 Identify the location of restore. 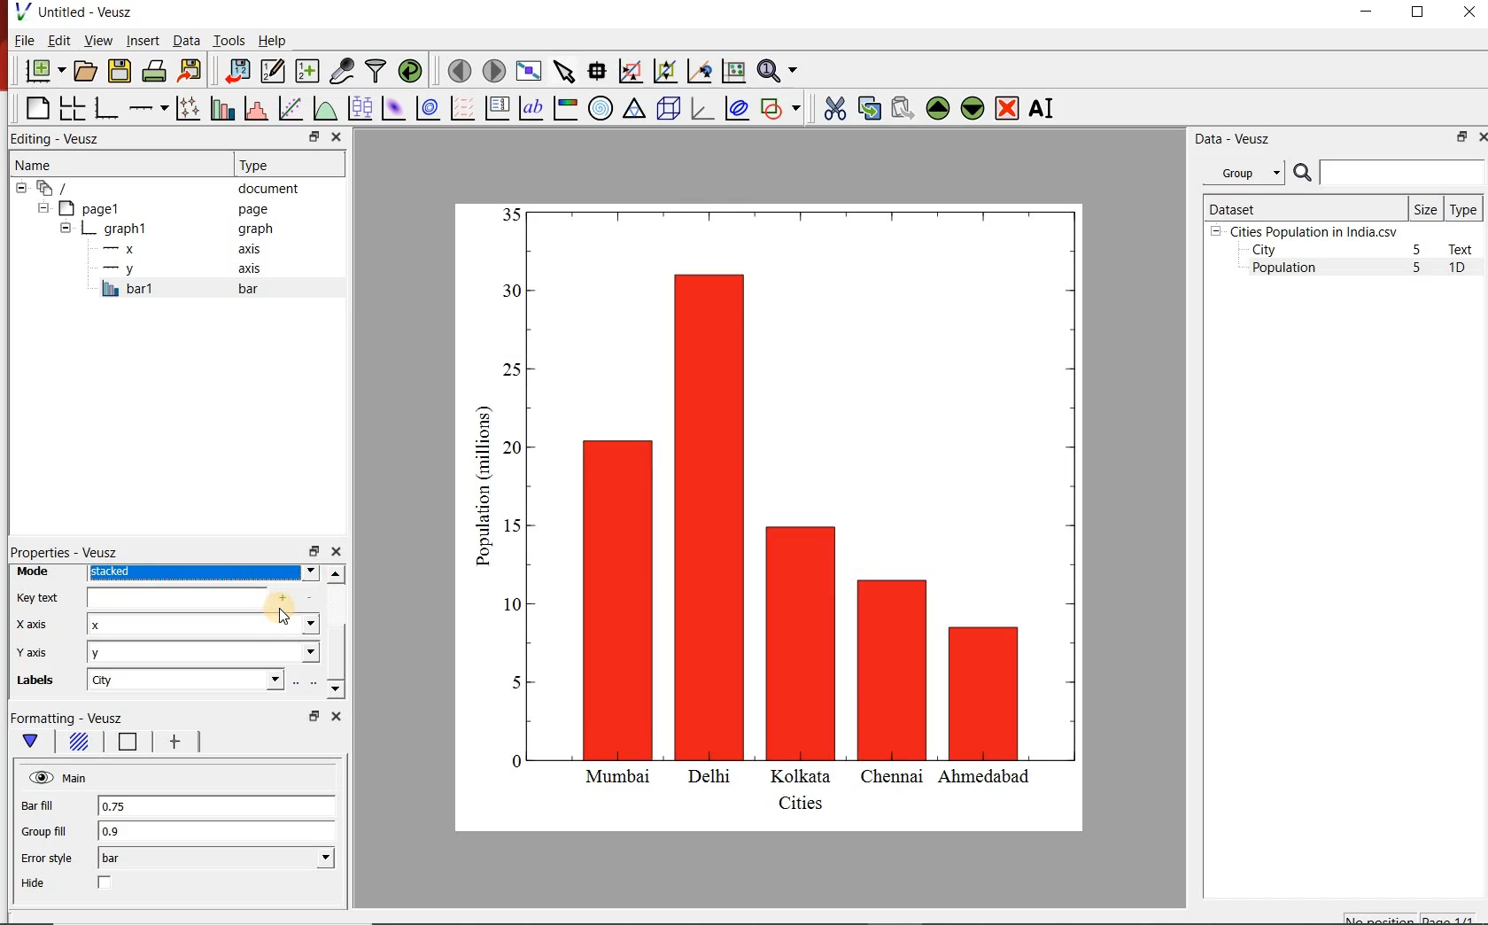
(1462, 136).